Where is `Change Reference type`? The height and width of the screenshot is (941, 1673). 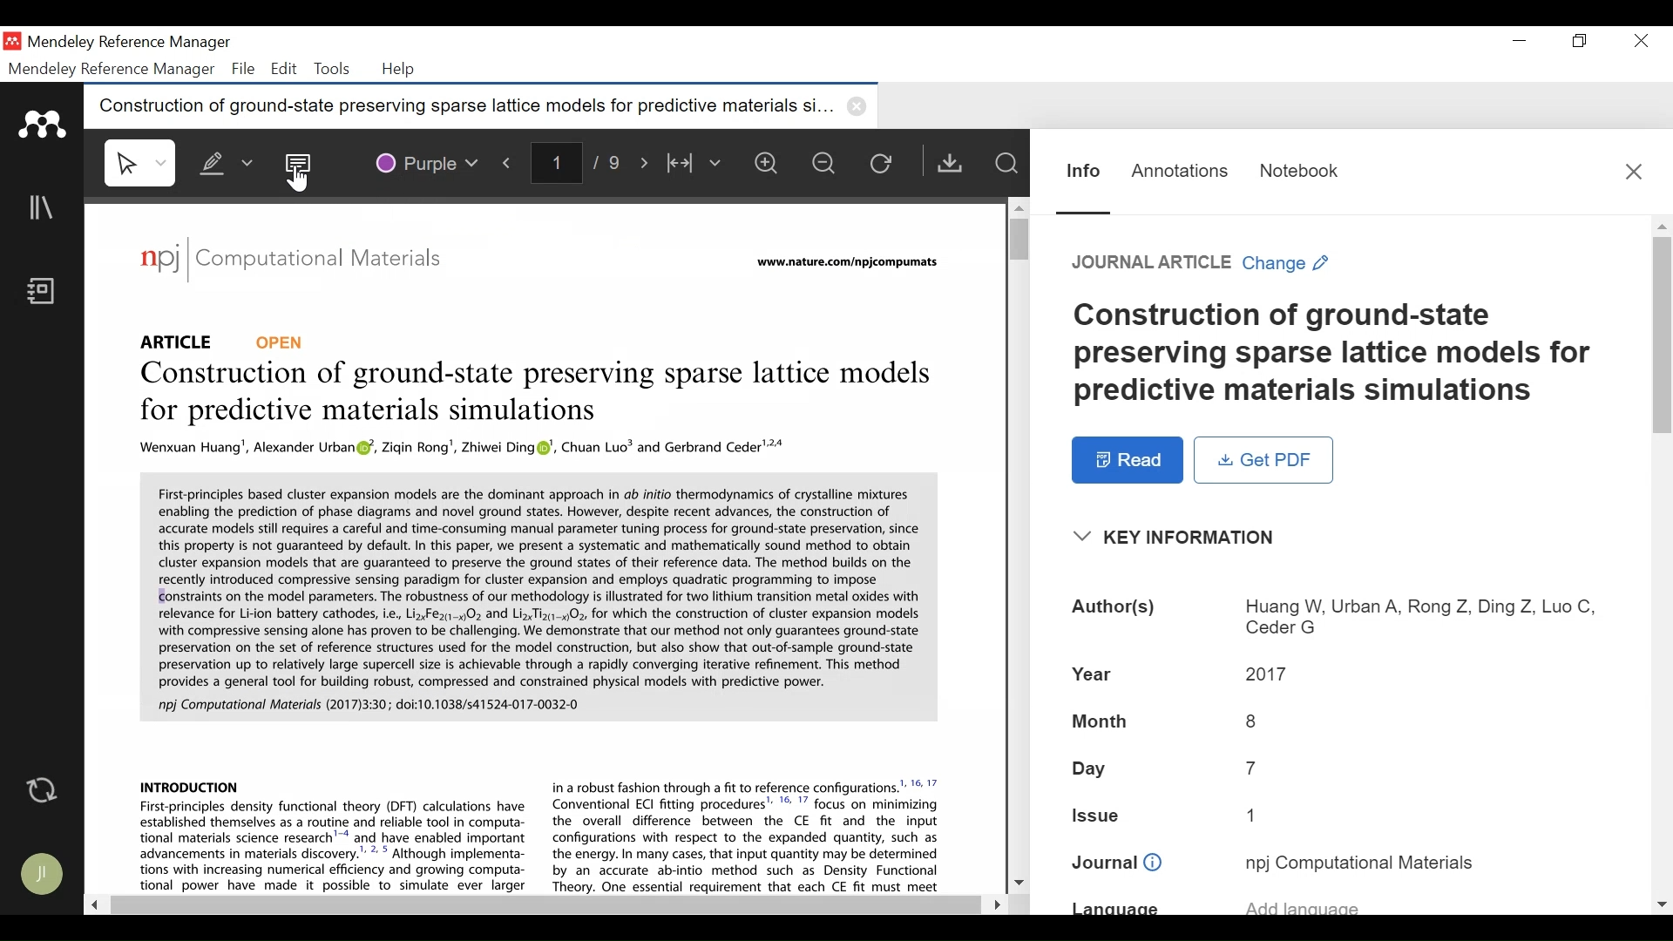
Change Reference type is located at coordinates (1203, 264).